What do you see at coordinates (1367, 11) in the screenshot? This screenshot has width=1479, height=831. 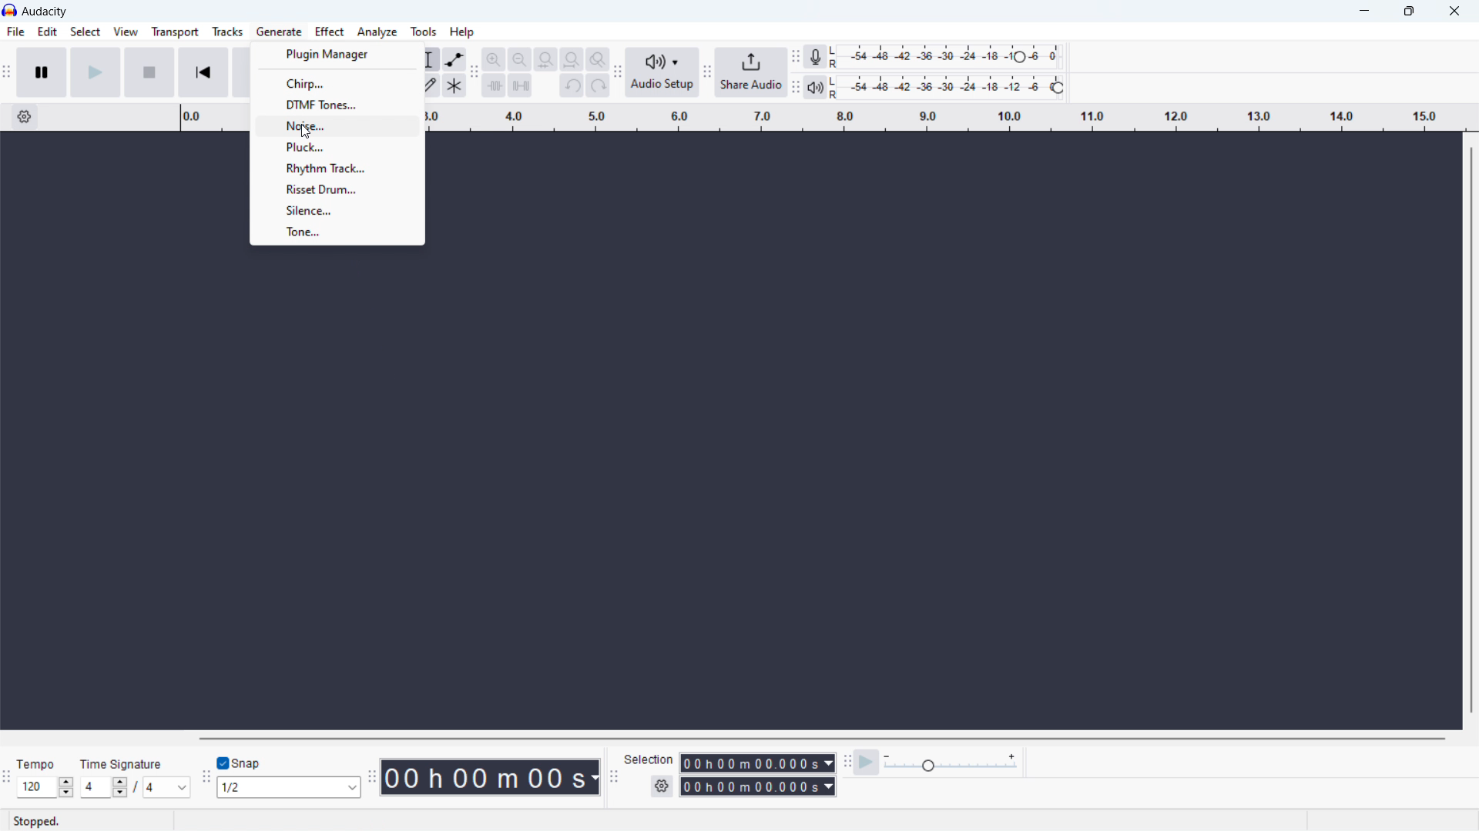 I see `minimize Audacity` at bounding box center [1367, 11].